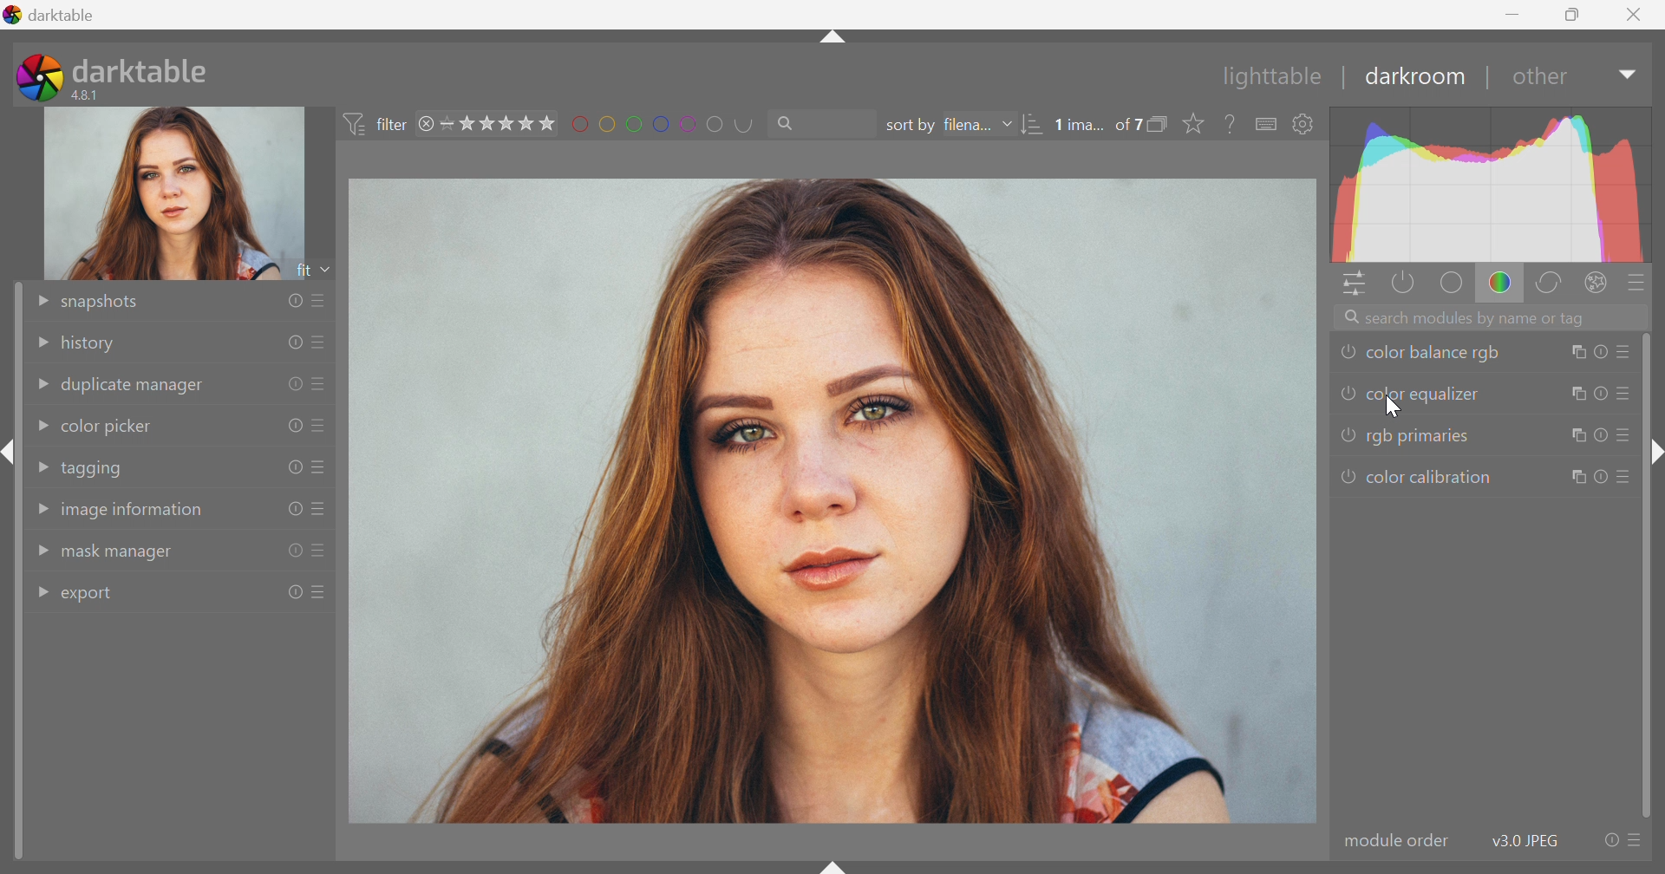  Describe the element at coordinates (1599, 477) in the screenshot. I see `reset` at that location.